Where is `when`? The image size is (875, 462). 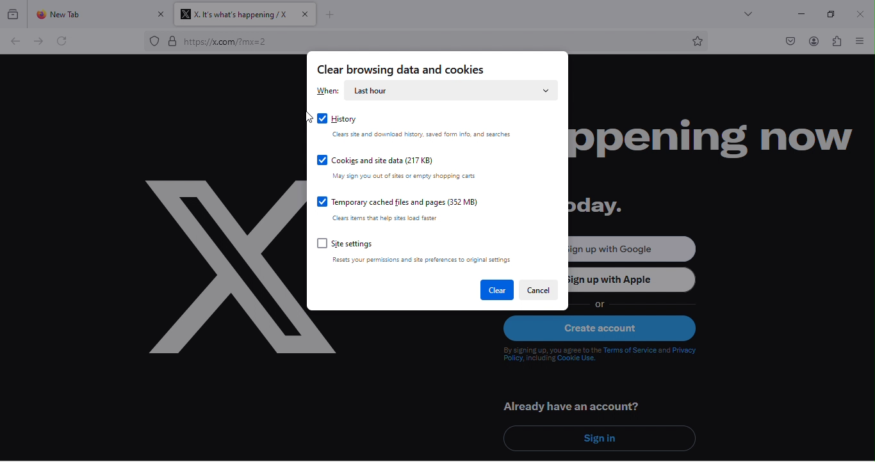
when is located at coordinates (327, 93).